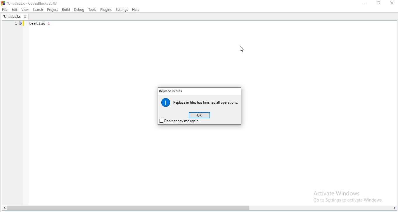 The image size is (398, 212). What do you see at coordinates (14, 10) in the screenshot?
I see `Edit ` at bounding box center [14, 10].